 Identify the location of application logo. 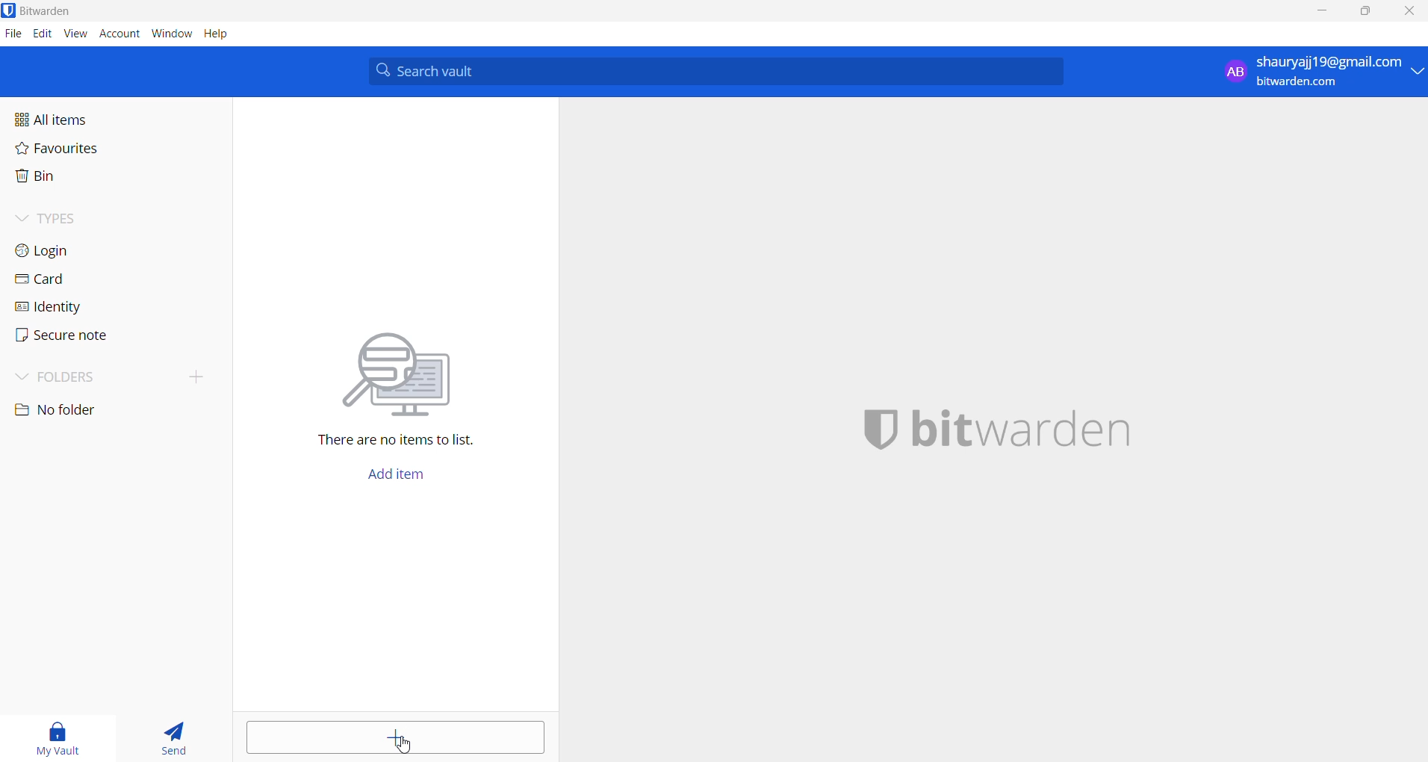
(872, 427).